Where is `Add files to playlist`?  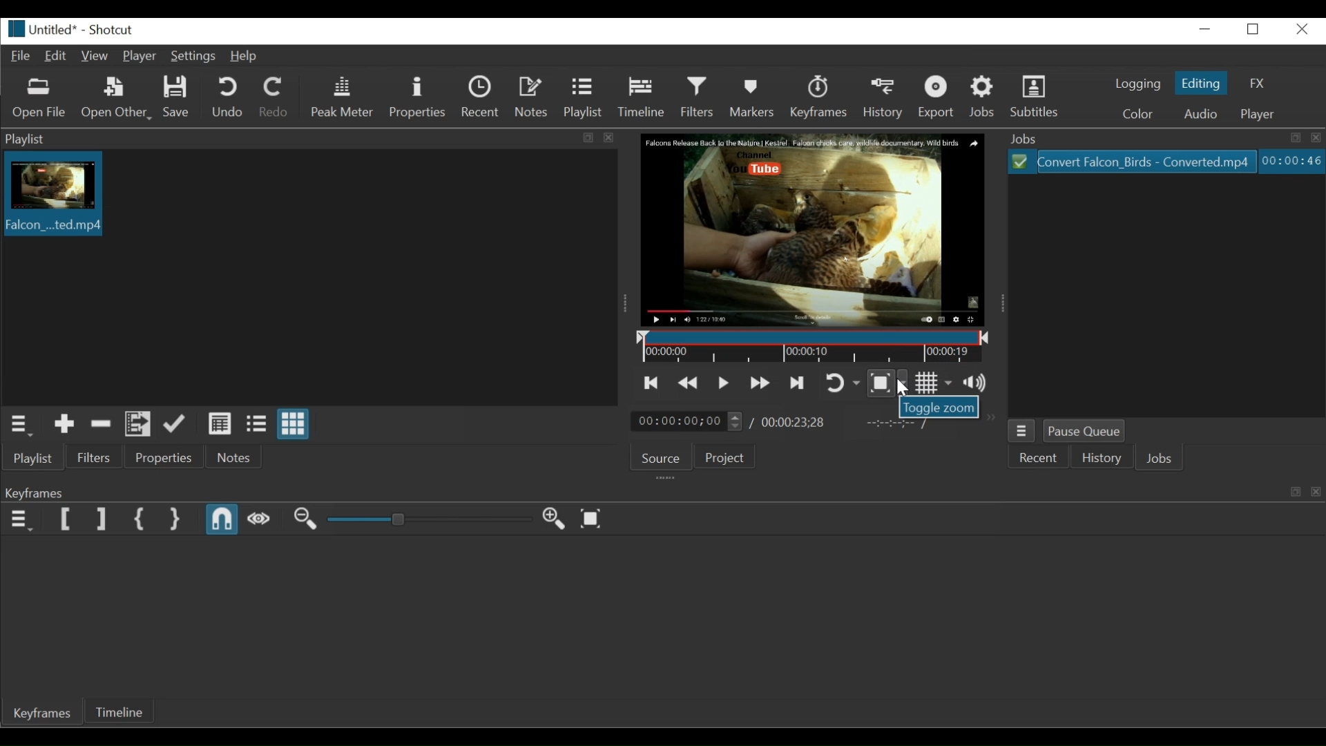
Add files to playlist is located at coordinates (137, 425).